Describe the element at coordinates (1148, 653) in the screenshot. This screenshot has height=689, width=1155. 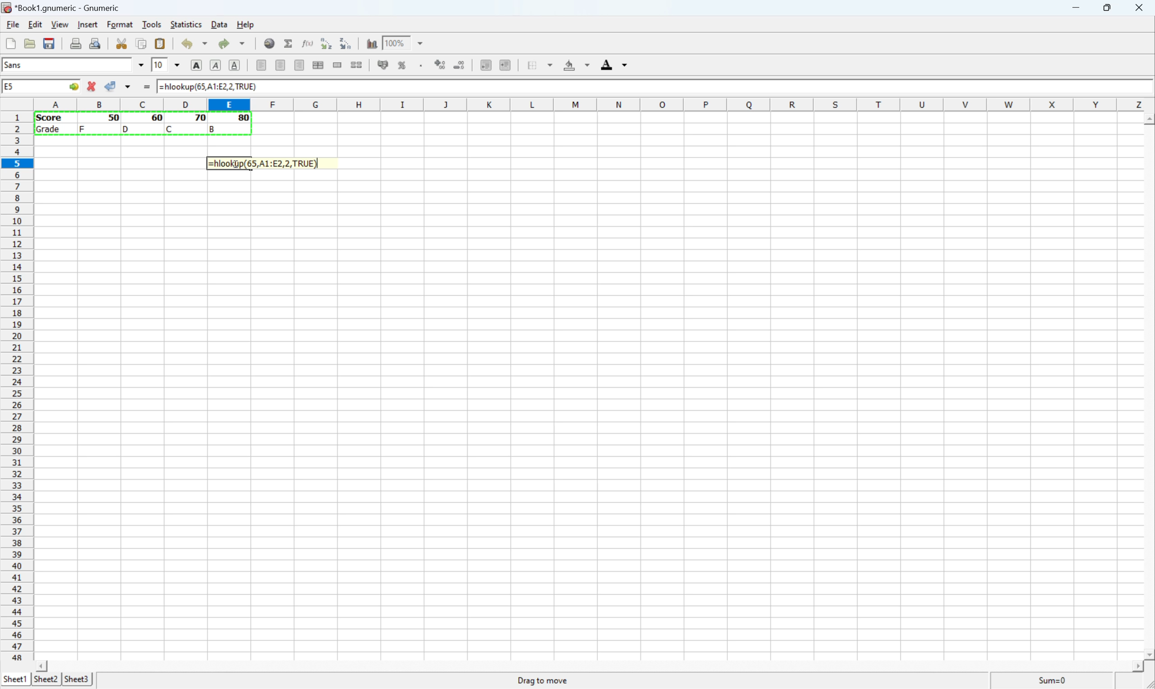
I see `Scroll Down` at that location.